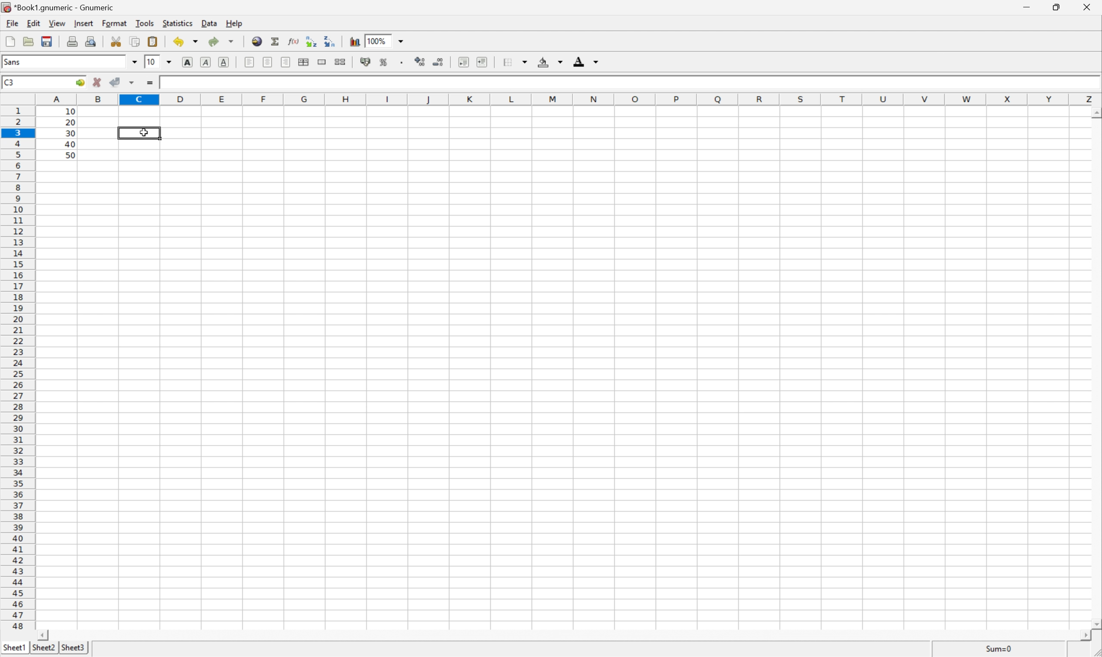 Image resolution: width=1102 pixels, height=657 pixels. What do you see at coordinates (355, 41) in the screenshot?
I see `Insert a chart ` at bounding box center [355, 41].